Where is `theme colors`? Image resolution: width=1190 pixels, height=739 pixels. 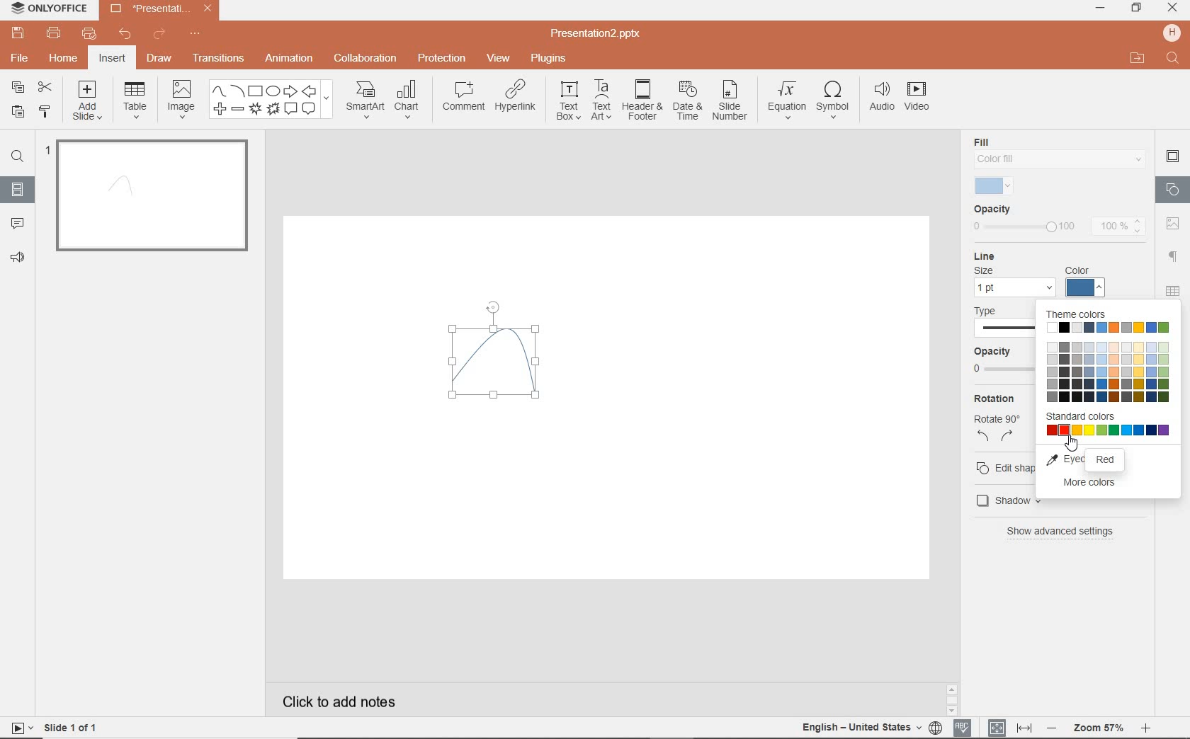
theme colors is located at coordinates (1107, 354).